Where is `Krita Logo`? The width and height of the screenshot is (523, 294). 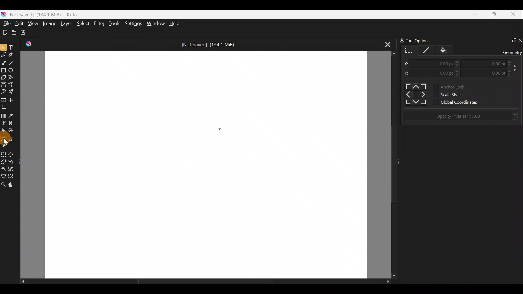 Krita Logo is located at coordinates (28, 44).